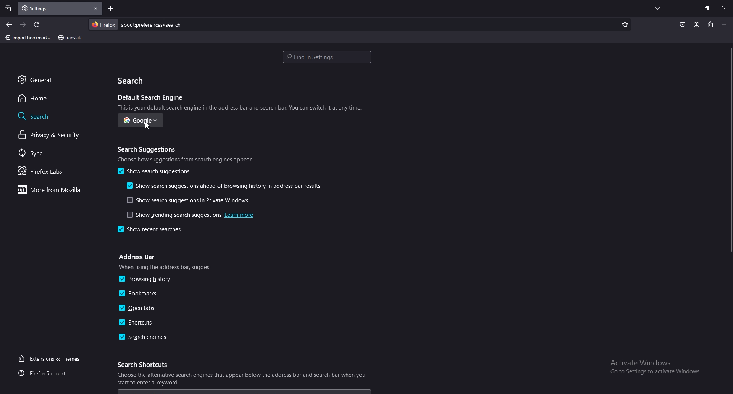 This screenshot has width=733, height=394. I want to click on info, so click(168, 267).